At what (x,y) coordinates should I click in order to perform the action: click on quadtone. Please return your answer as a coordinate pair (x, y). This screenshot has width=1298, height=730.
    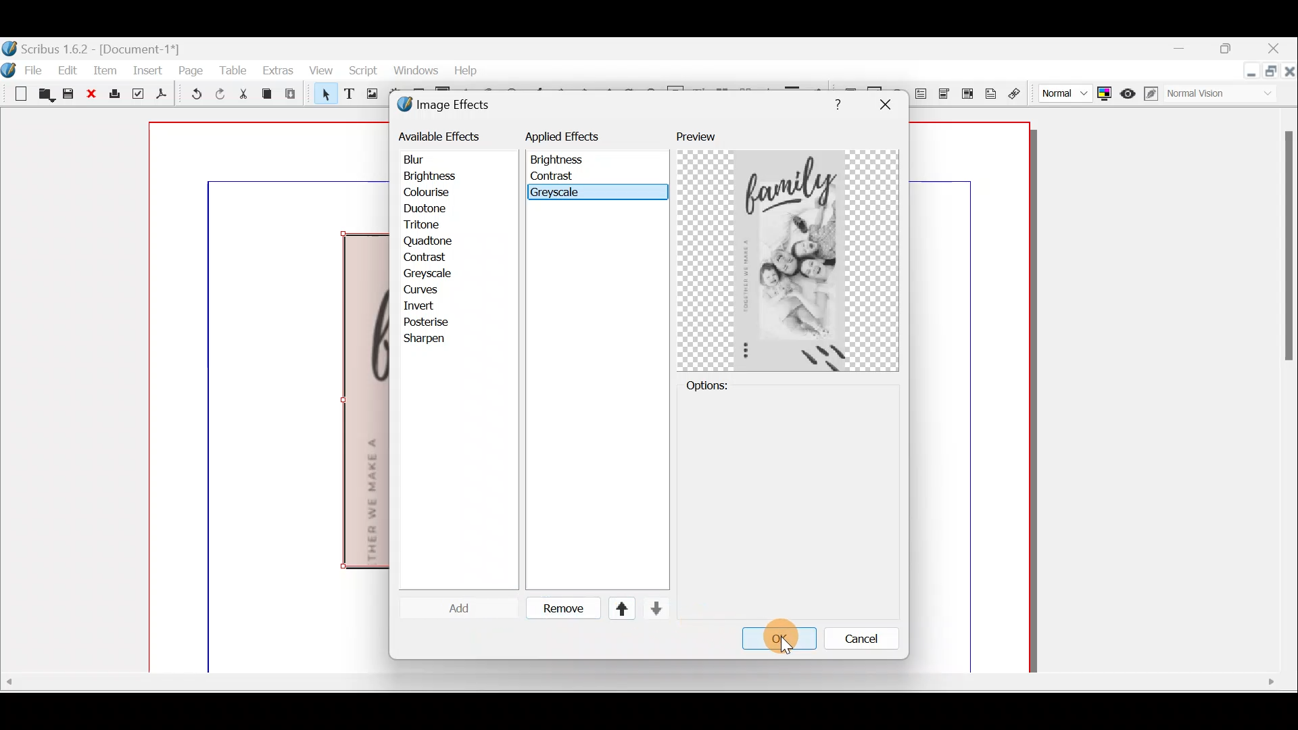
    Looking at the image, I should click on (433, 241).